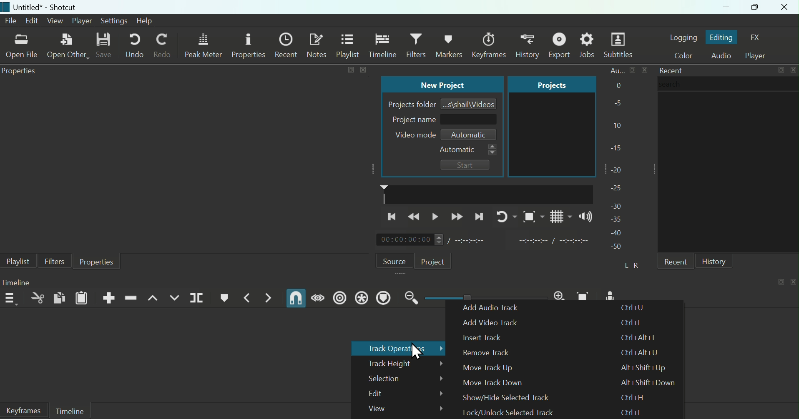 Image resolution: width=799 pixels, height=419 pixels. I want to click on Remove Track, so click(494, 353).